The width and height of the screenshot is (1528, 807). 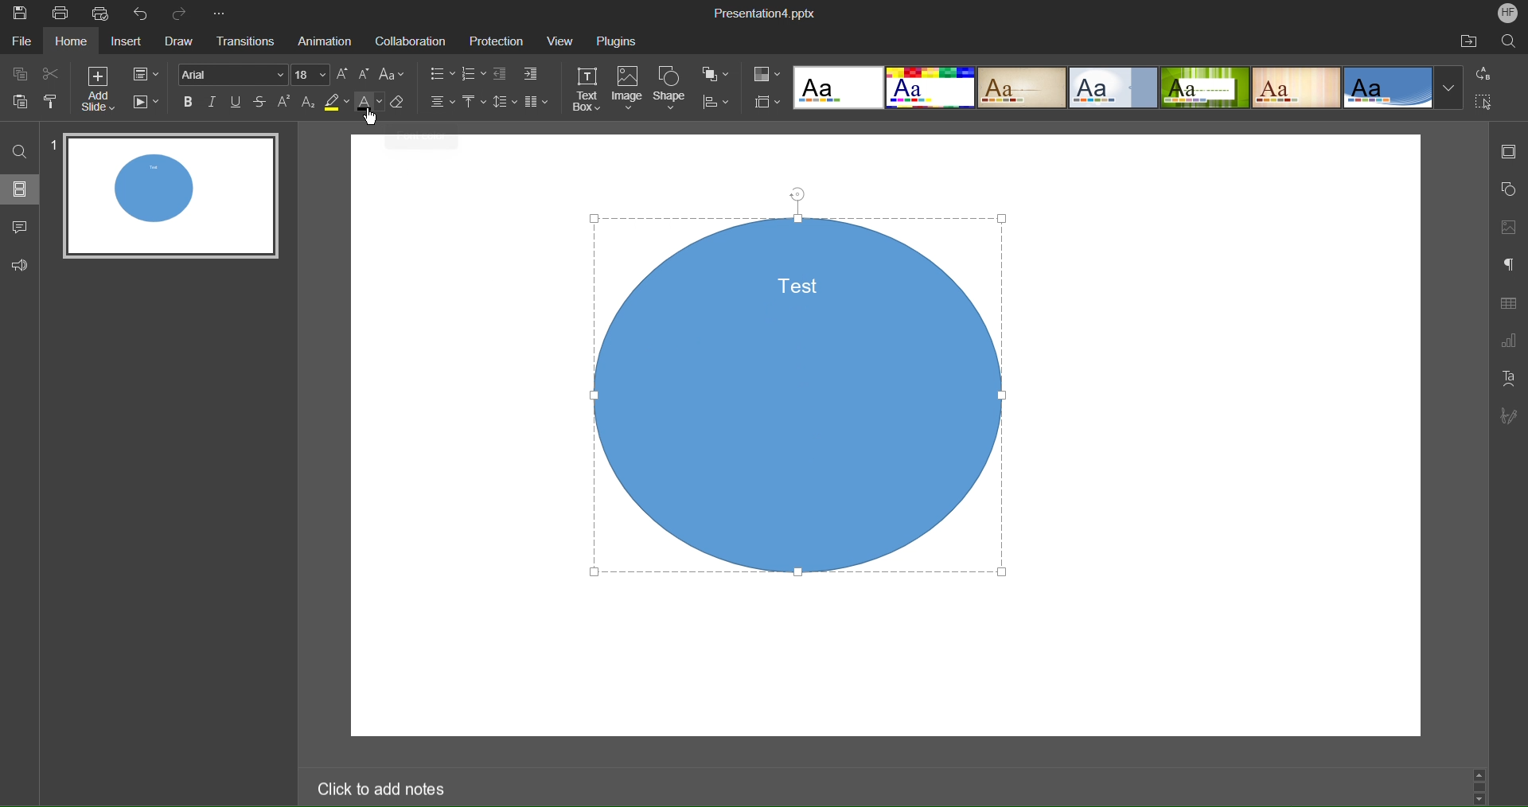 What do you see at coordinates (439, 74) in the screenshot?
I see `Lists` at bounding box center [439, 74].